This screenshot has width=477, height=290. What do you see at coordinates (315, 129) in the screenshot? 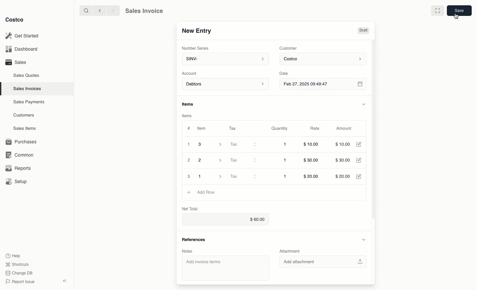
I see `Rate` at bounding box center [315, 129].